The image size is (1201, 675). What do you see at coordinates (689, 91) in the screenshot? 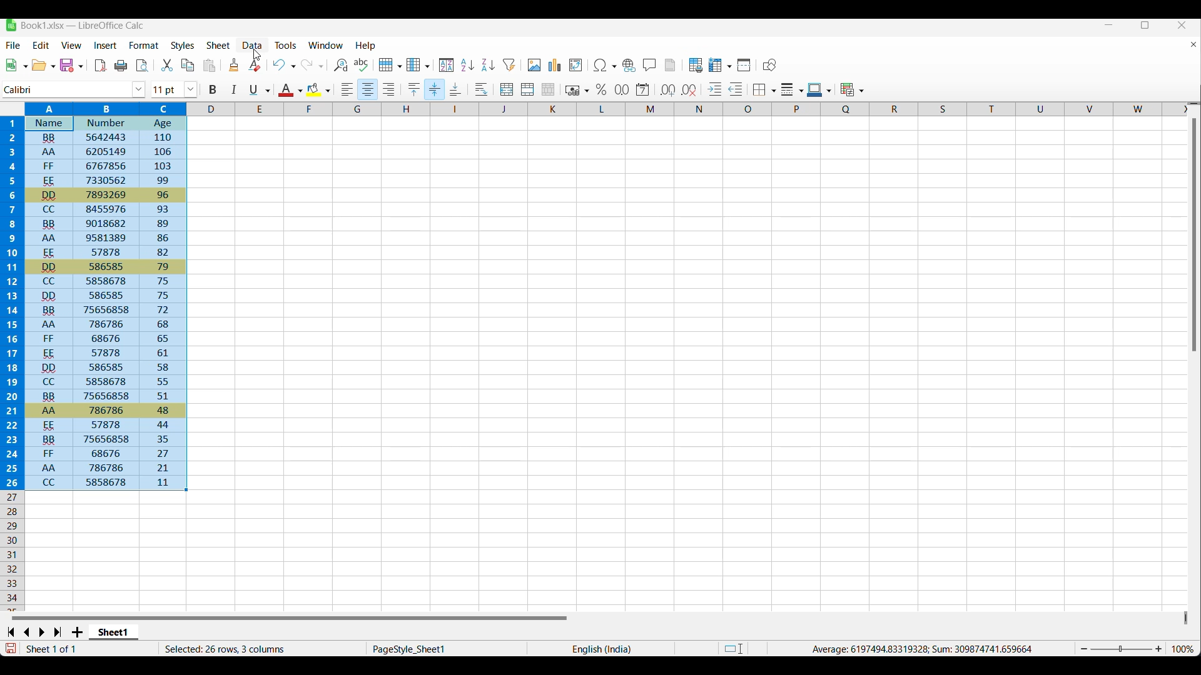
I see `Delete decimal place ` at bounding box center [689, 91].